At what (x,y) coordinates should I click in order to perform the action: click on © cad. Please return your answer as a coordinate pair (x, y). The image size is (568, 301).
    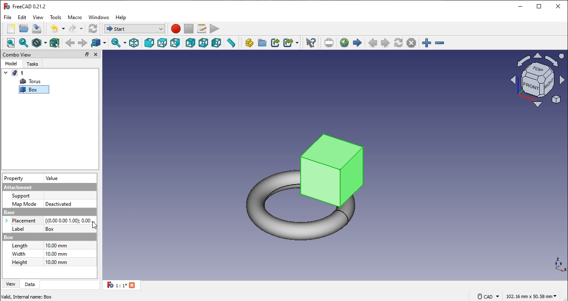
    Looking at the image, I should click on (486, 296).